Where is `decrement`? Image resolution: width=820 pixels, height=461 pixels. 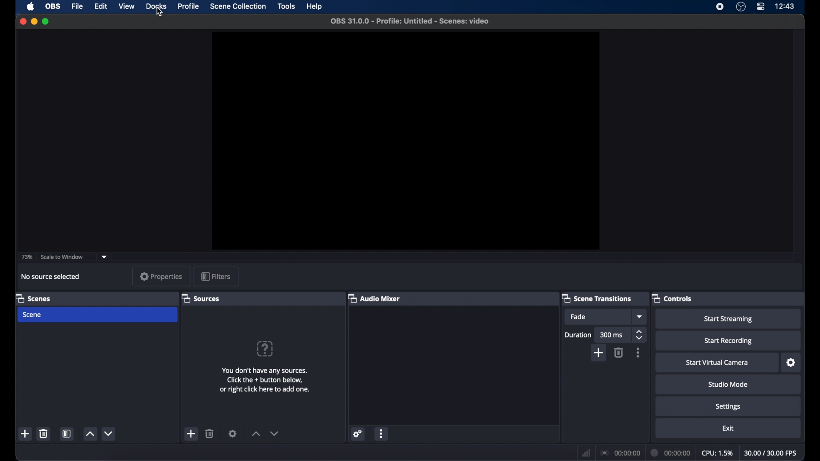 decrement is located at coordinates (109, 434).